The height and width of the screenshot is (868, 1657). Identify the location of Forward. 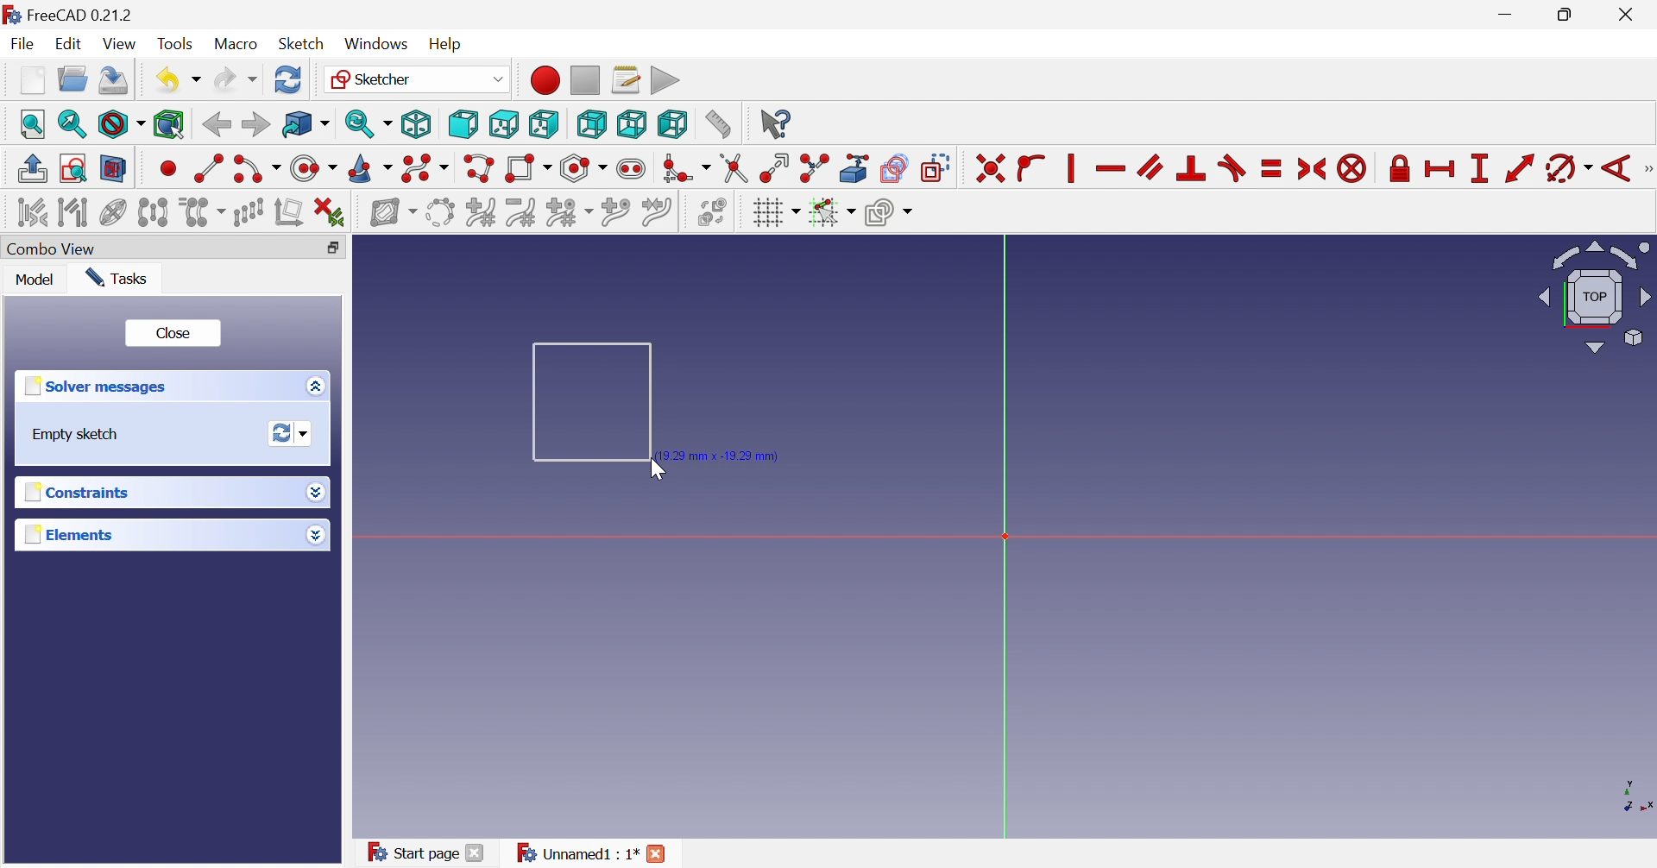
(255, 123).